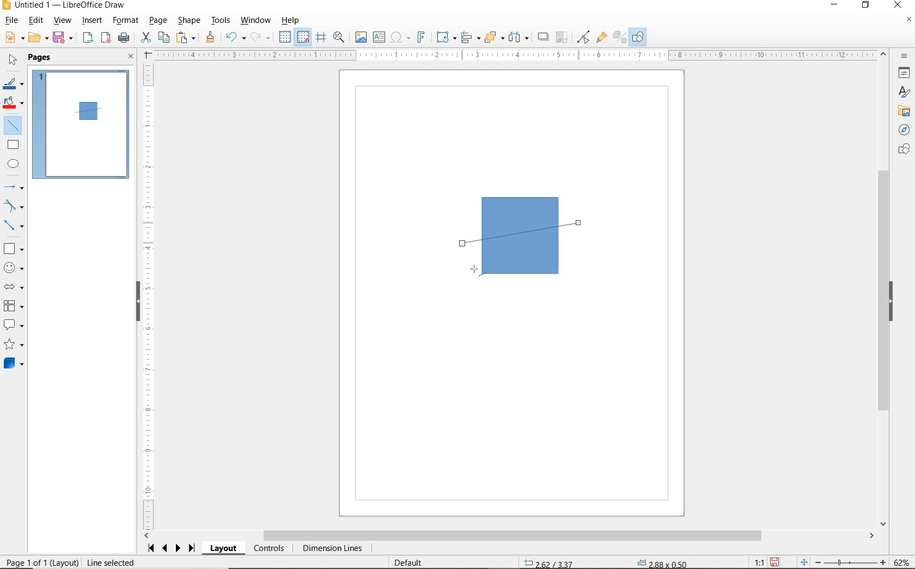 This screenshot has height=569, width=915. I want to click on DIMENSION LINES, so click(332, 549).